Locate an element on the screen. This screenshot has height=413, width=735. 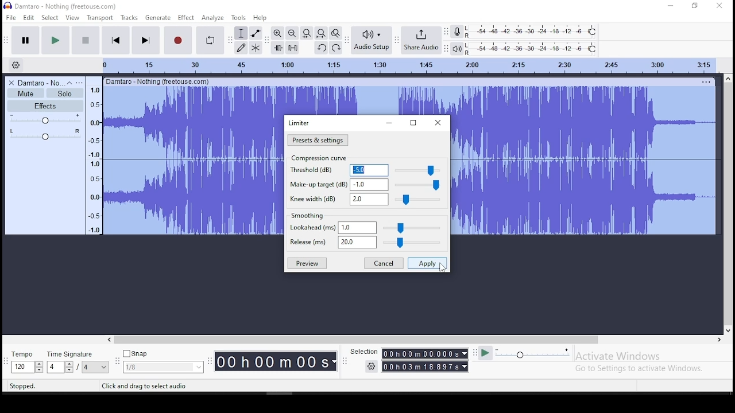
sound track is located at coordinates (313, 100).